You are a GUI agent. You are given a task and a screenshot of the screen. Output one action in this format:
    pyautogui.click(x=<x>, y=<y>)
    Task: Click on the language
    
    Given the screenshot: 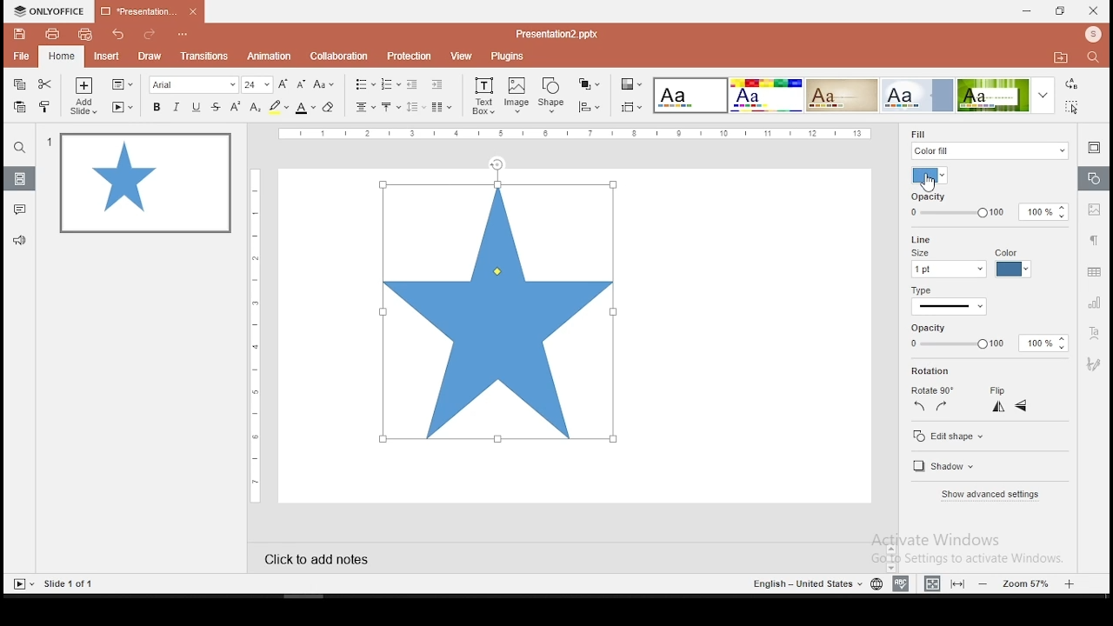 What is the action you would take?
    pyautogui.click(x=876, y=586)
    